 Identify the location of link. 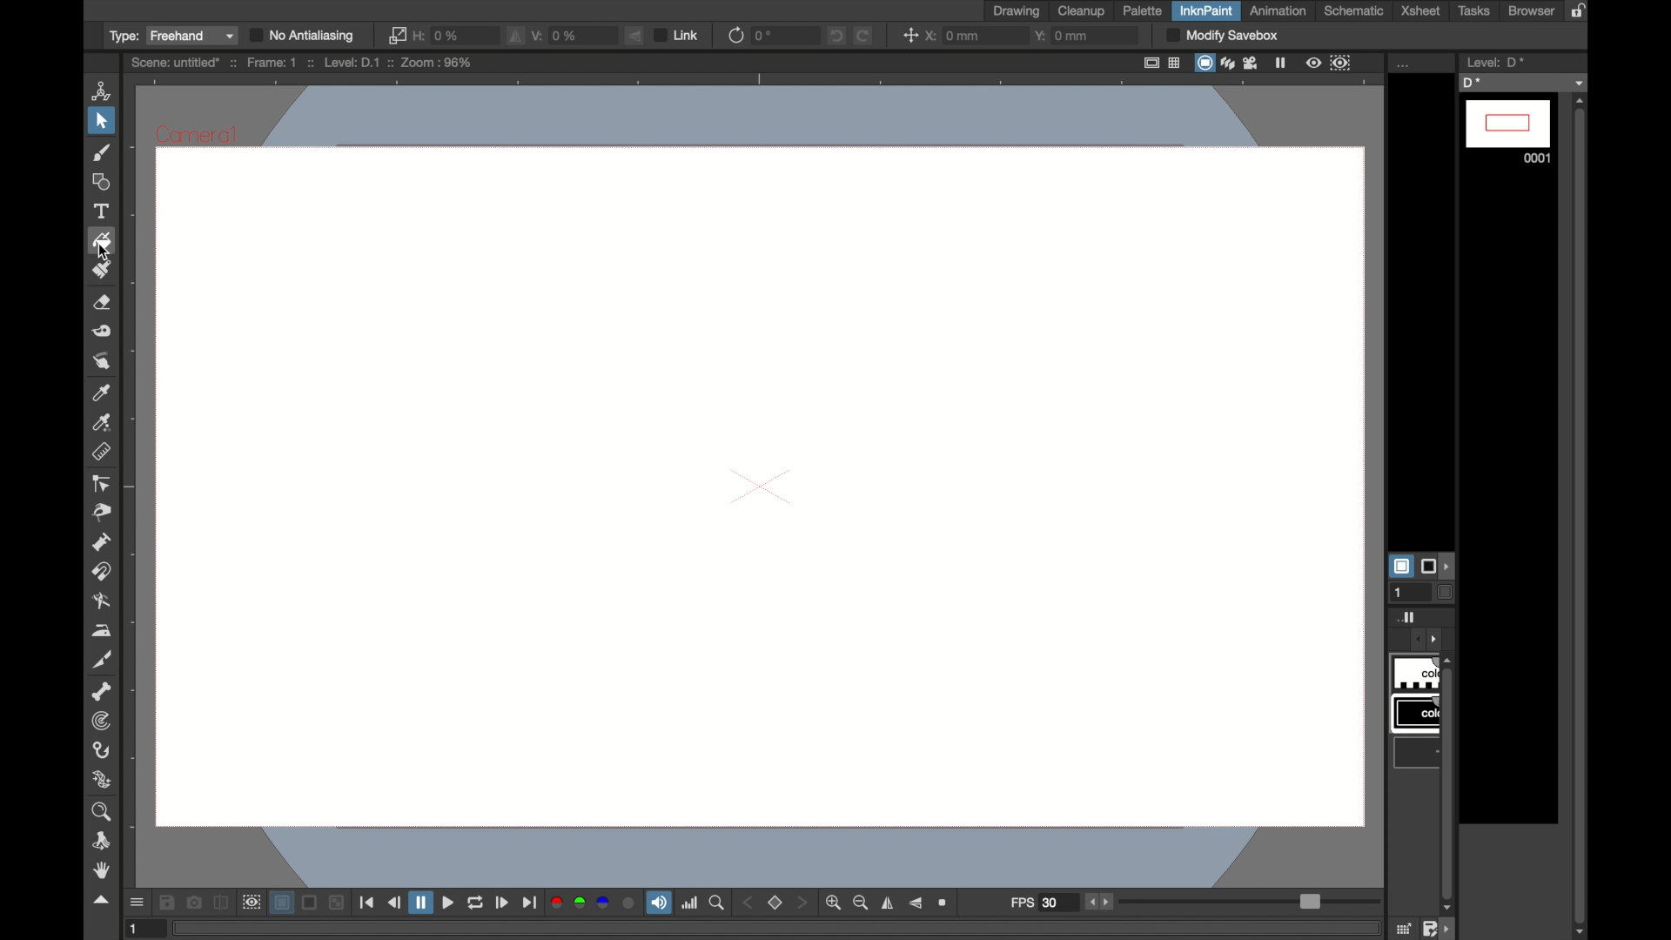
(678, 36).